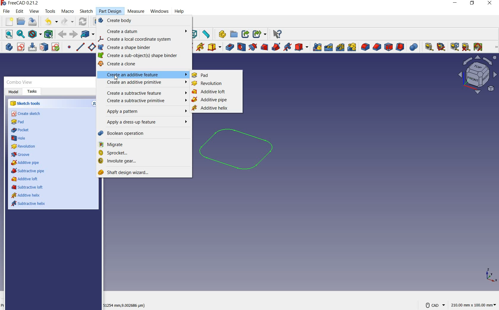  What do you see at coordinates (220, 34) in the screenshot?
I see `What's this?` at bounding box center [220, 34].